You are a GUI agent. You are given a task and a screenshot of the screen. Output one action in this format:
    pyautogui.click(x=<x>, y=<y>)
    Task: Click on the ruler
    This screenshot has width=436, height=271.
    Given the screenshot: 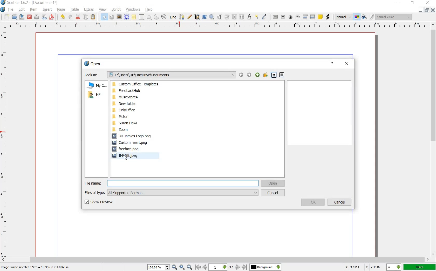 What is the action you would take?
    pyautogui.click(x=215, y=25)
    